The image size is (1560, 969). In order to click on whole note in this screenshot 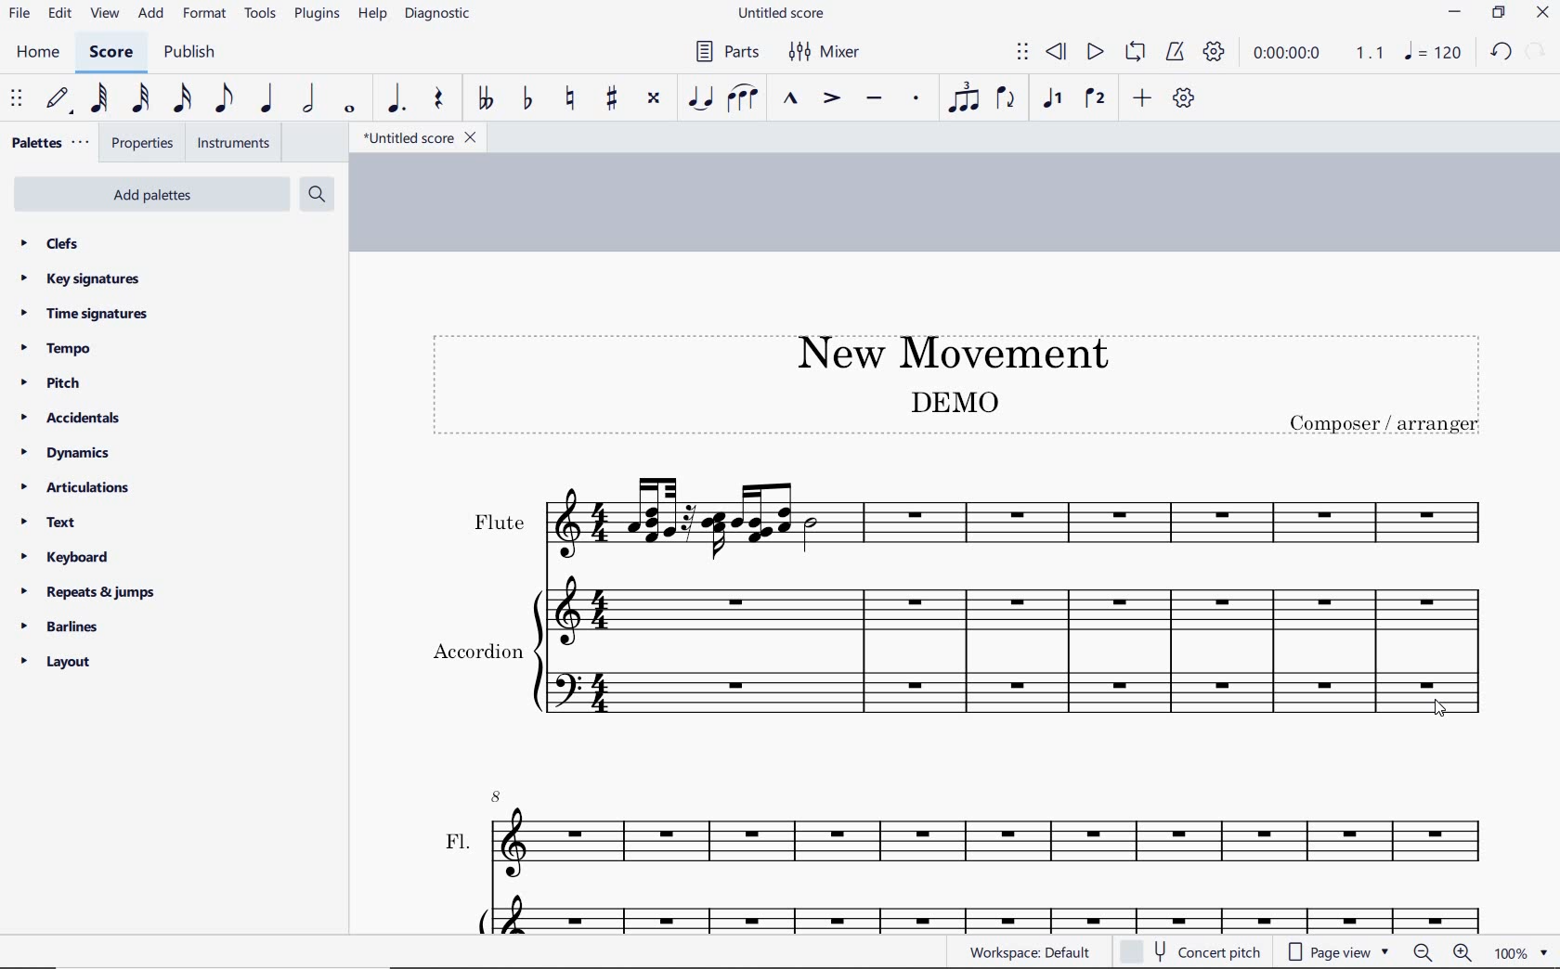, I will do `click(351, 109)`.